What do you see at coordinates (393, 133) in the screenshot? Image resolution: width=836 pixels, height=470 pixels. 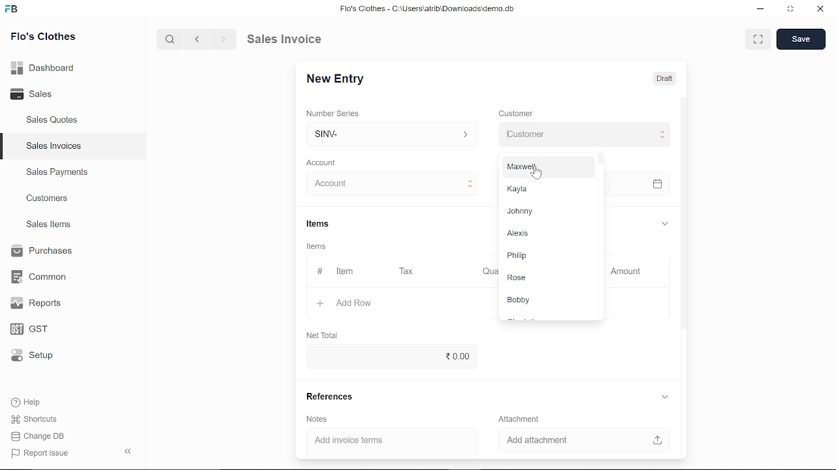 I see `Insert number series` at bounding box center [393, 133].